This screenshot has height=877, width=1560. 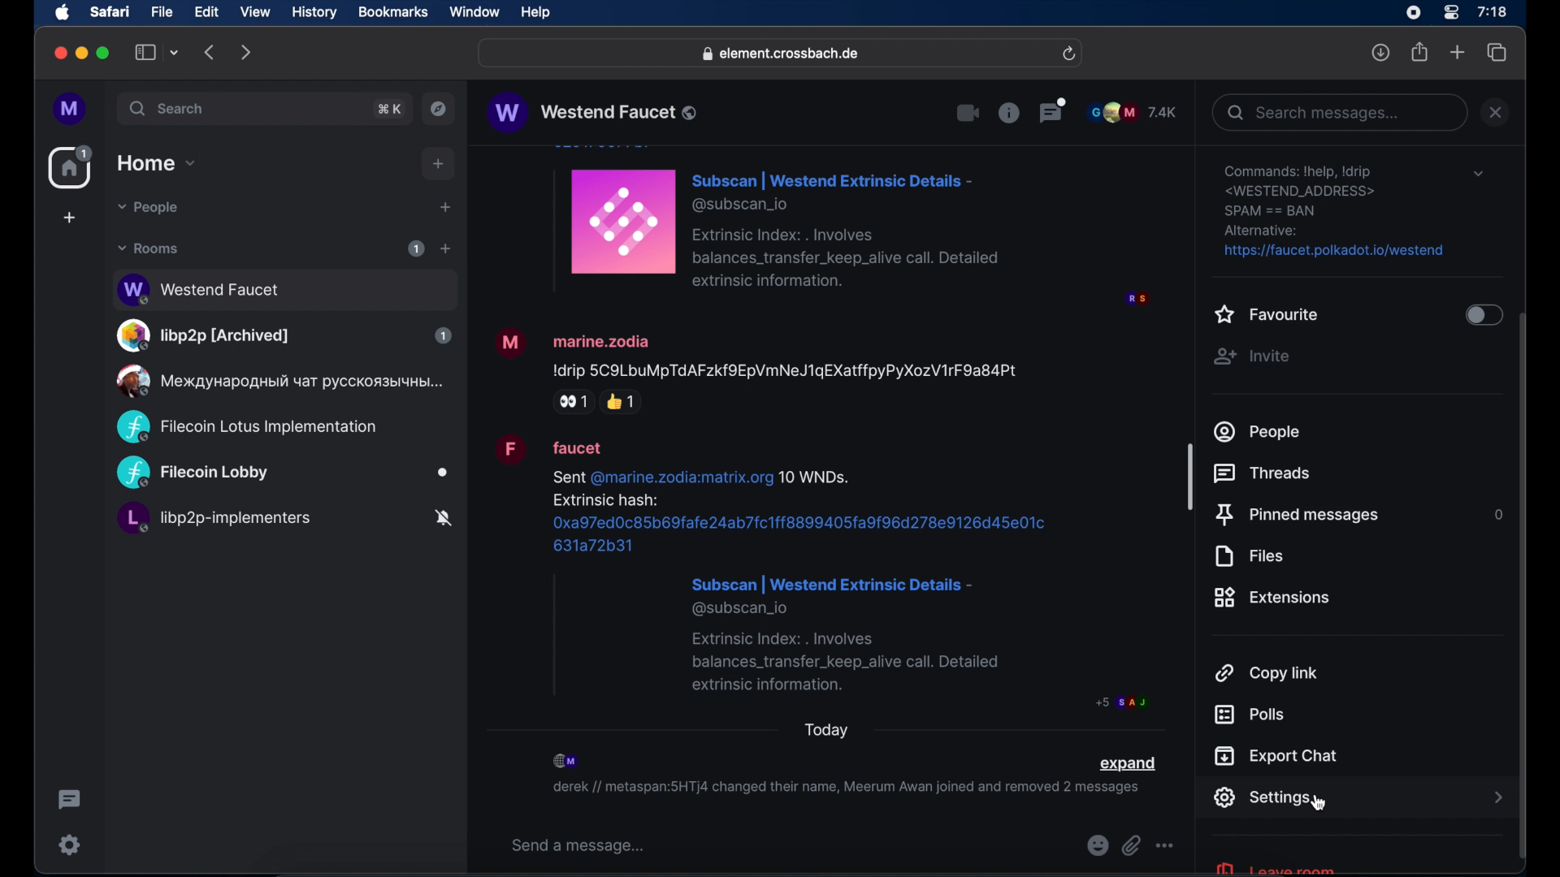 I want to click on explore public rooms, so click(x=439, y=109).